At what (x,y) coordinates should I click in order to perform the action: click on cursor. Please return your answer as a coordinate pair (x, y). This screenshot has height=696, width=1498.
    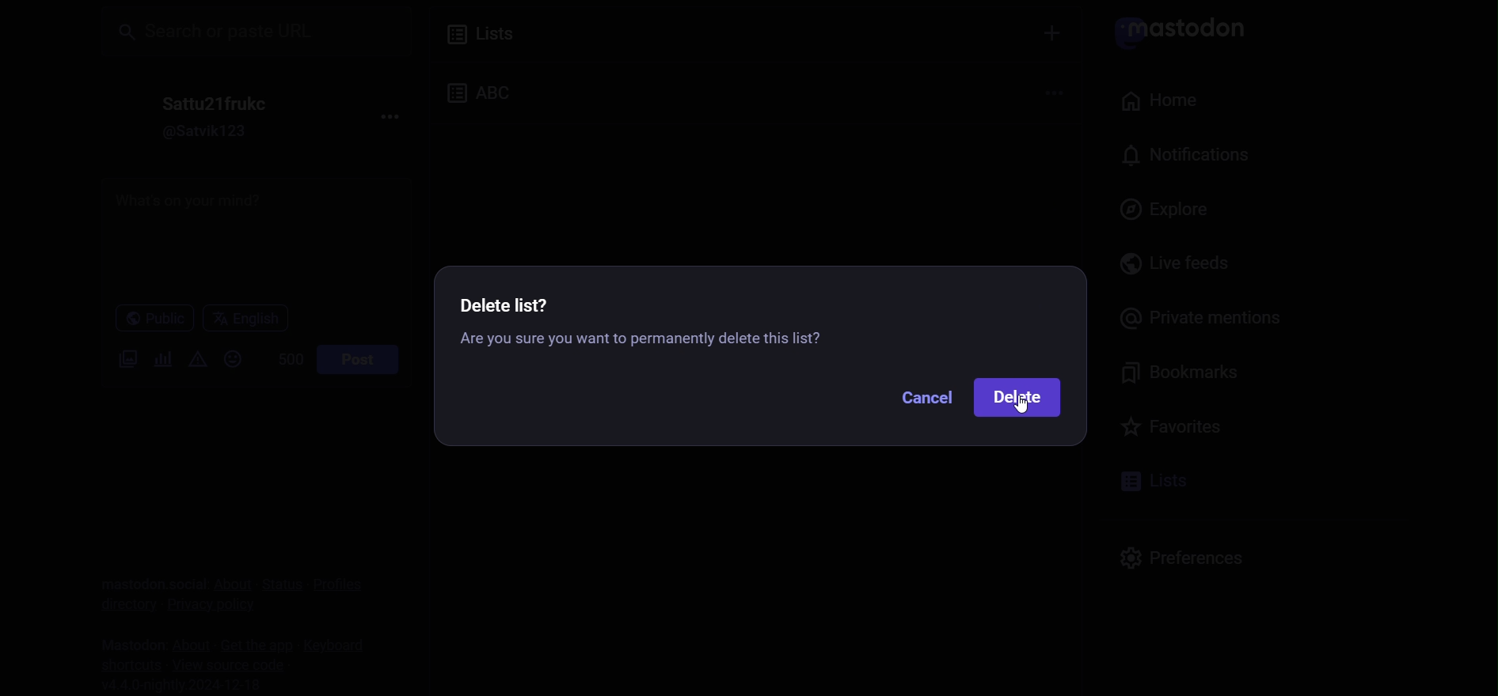
    Looking at the image, I should click on (1031, 414).